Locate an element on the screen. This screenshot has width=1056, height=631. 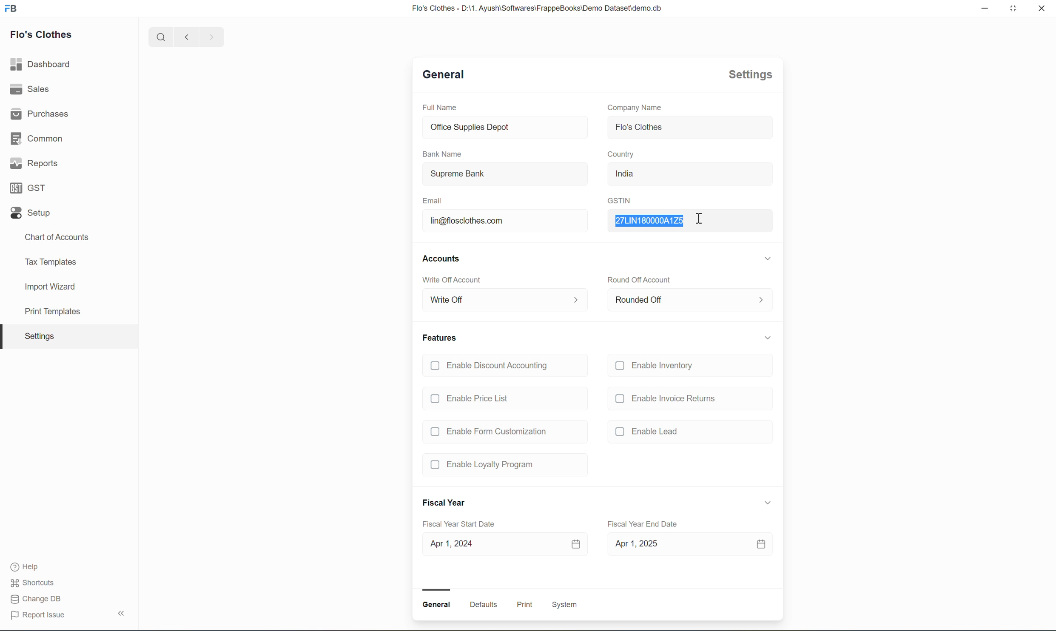
calendar icon is located at coordinates (762, 544).